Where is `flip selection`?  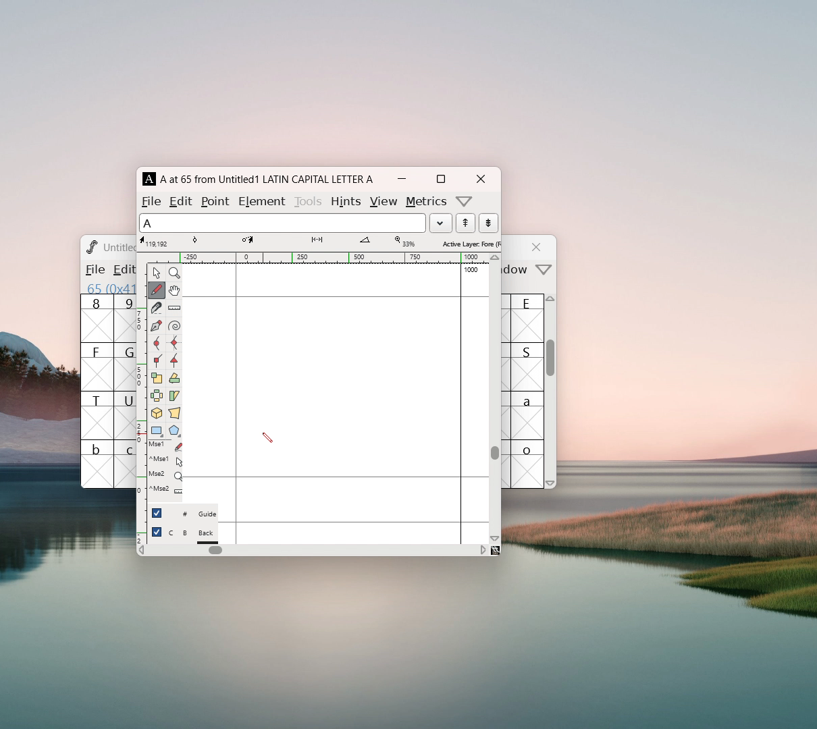
flip selection is located at coordinates (157, 398).